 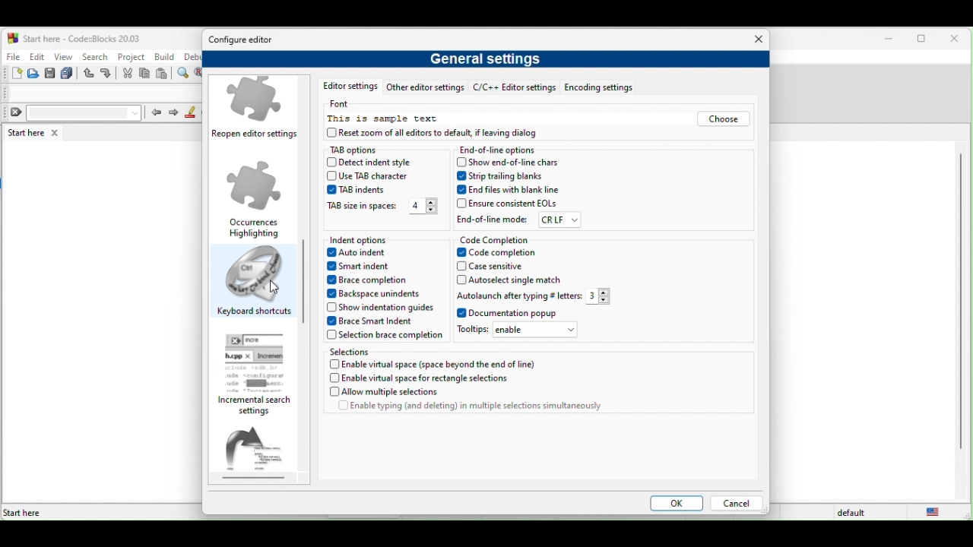 What do you see at coordinates (50, 74) in the screenshot?
I see `save` at bounding box center [50, 74].